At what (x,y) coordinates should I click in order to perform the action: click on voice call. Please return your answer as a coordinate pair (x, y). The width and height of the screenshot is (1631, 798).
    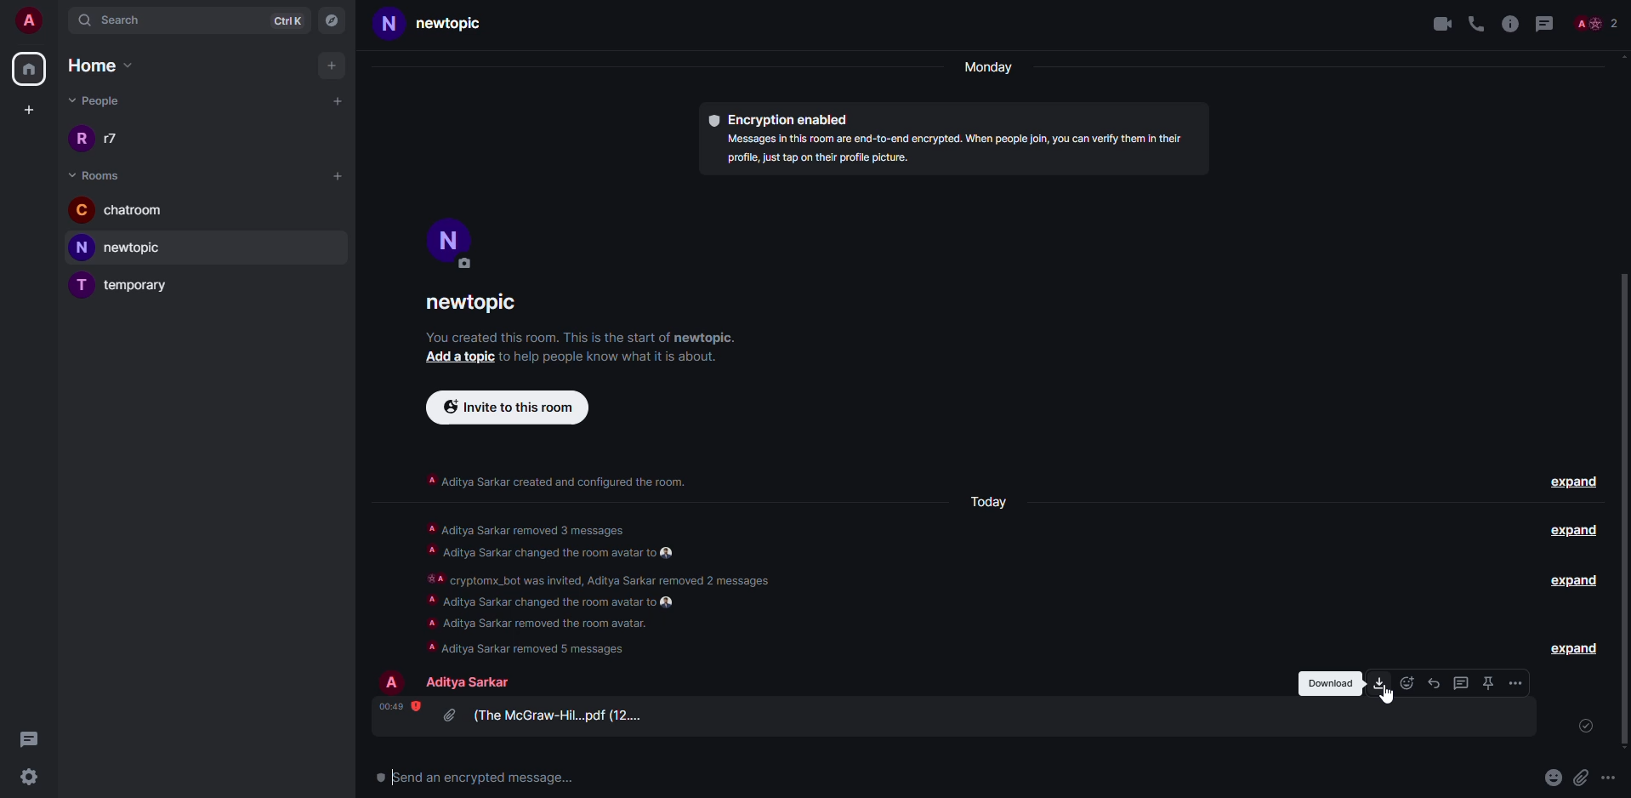
    Looking at the image, I should click on (1476, 23).